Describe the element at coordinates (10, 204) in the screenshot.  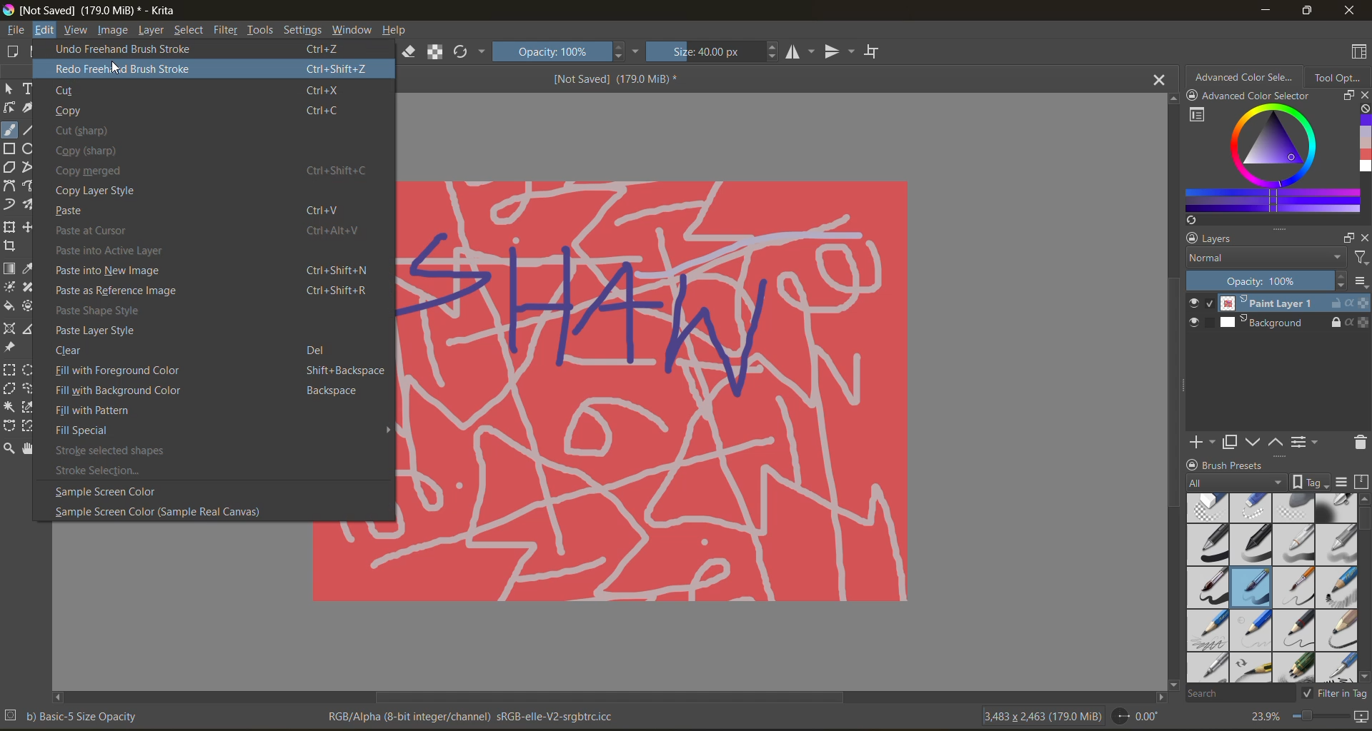
I see `dynamic brush tool` at that location.